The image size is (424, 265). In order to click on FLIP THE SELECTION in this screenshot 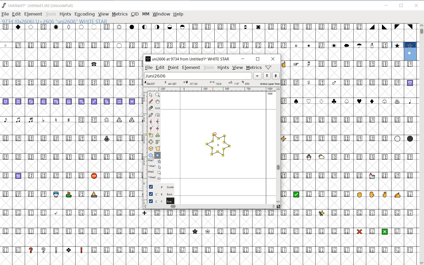, I will do `click(151, 142)`.